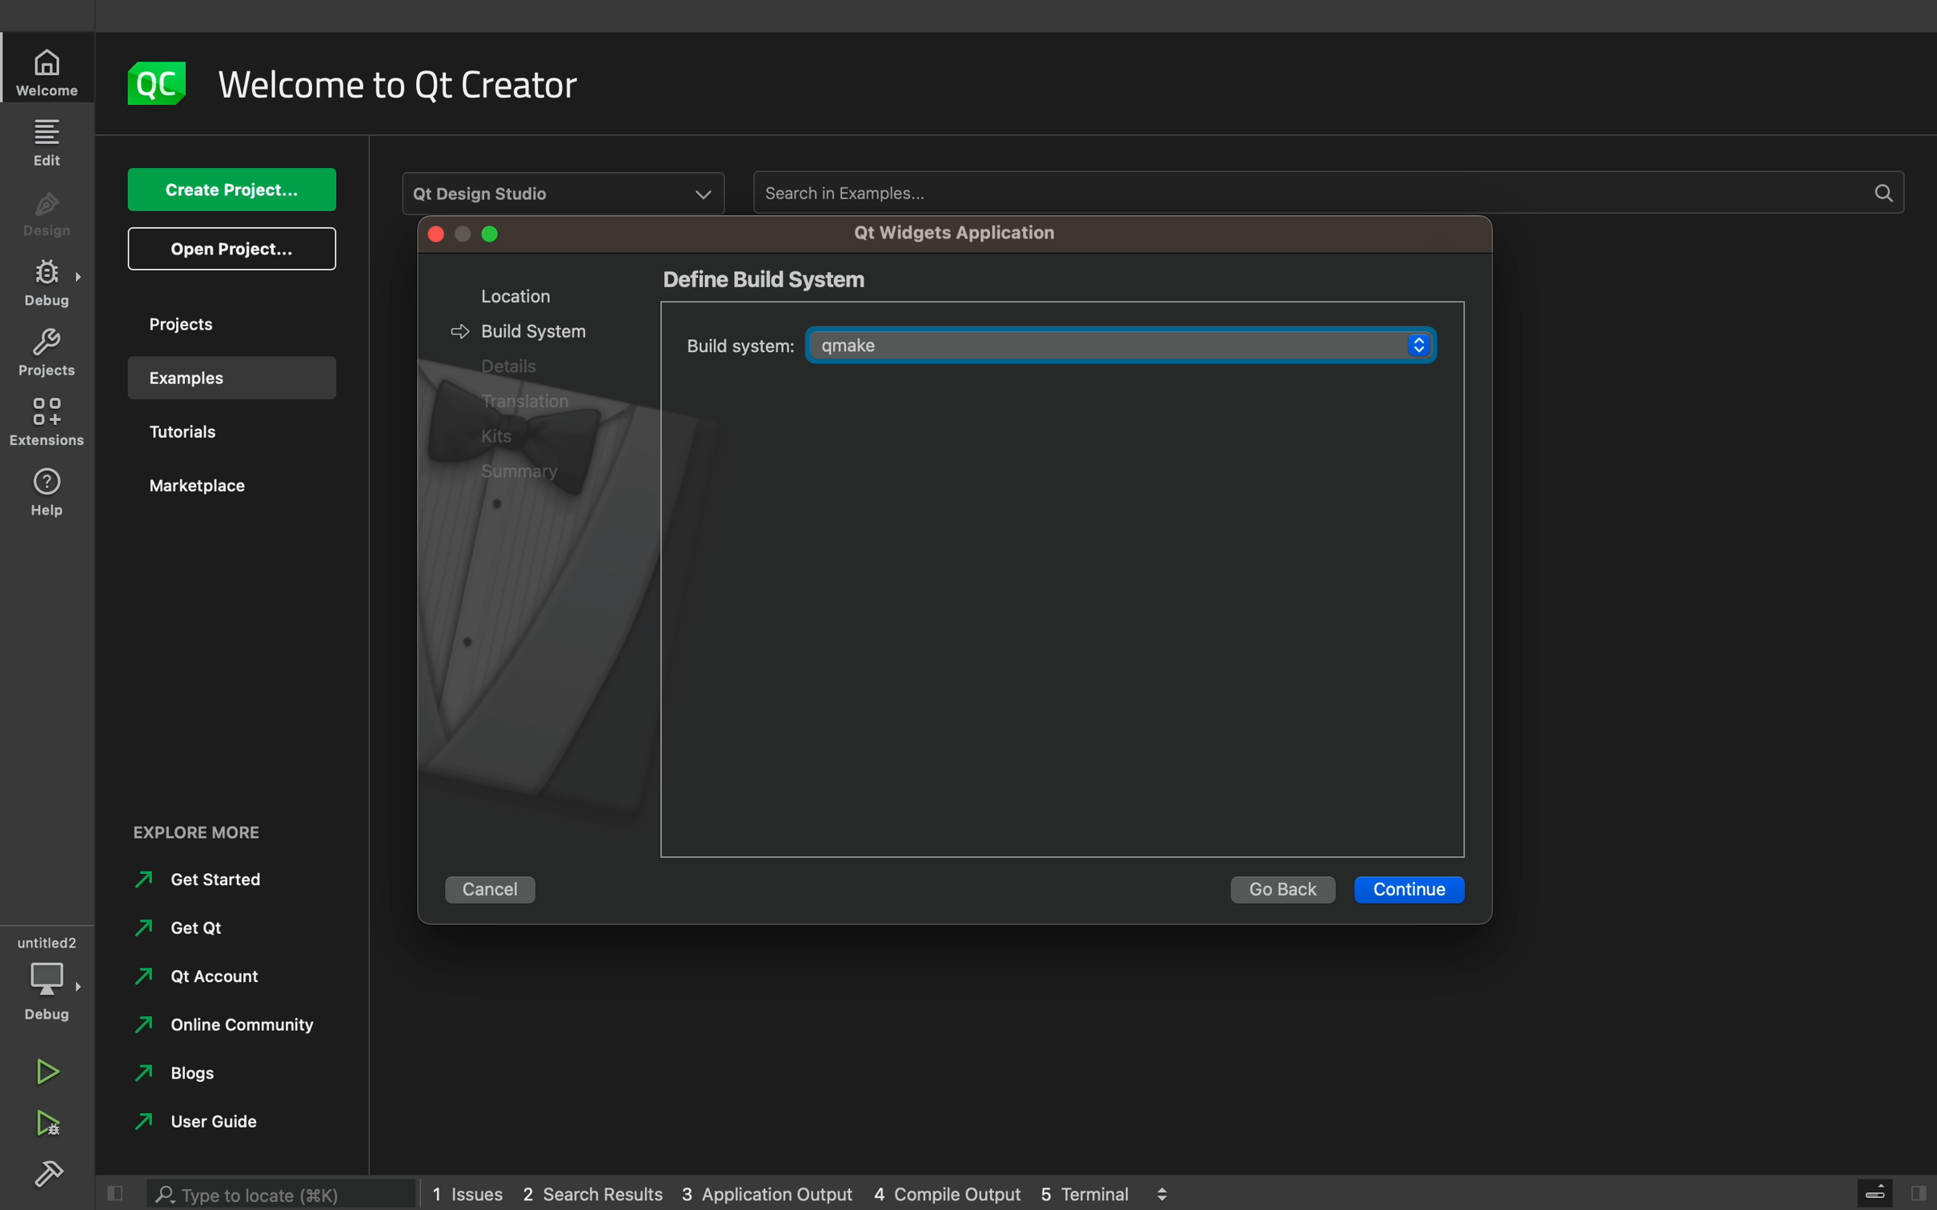 Image resolution: width=1937 pixels, height=1210 pixels. What do you see at coordinates (50, 422) in the screenshot?
I see `extensions` at bounding box center [50, 422].